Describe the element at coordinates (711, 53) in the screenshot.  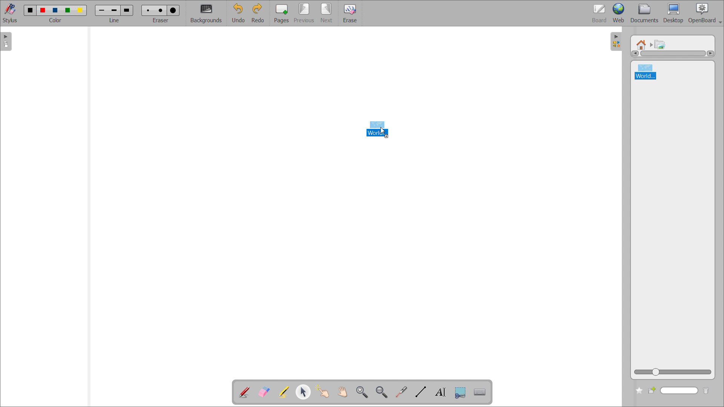
I see `scroll right` at that location.